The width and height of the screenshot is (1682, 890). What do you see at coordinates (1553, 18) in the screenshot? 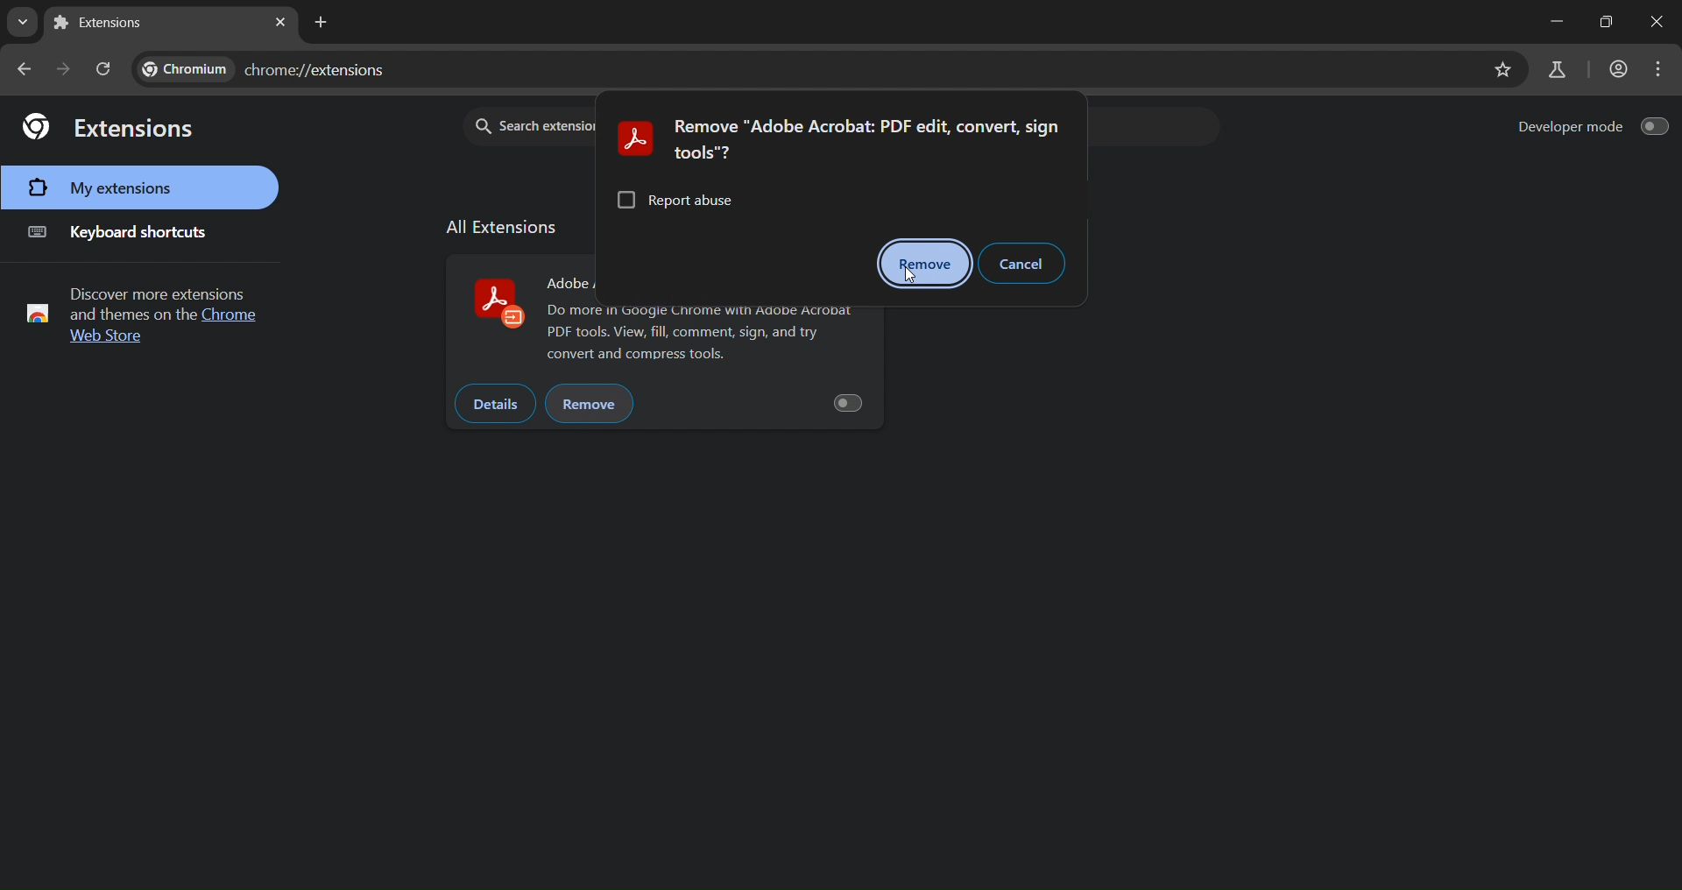
I see `minimize` at bounding box center [1553, 18].